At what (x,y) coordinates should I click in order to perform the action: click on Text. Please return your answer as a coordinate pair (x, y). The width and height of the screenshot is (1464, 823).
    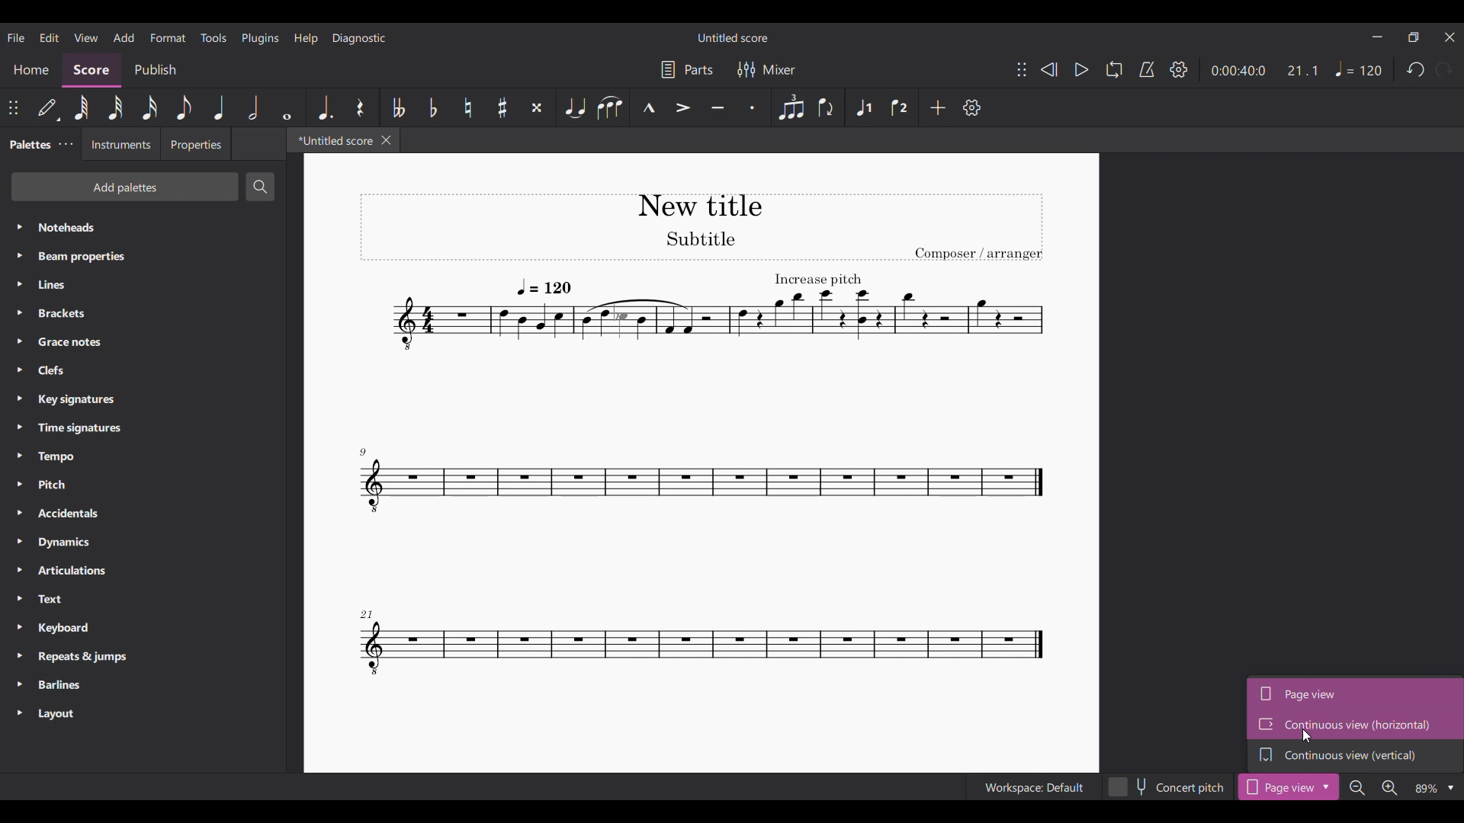
    Looking at the image, I should click on (142, 599).